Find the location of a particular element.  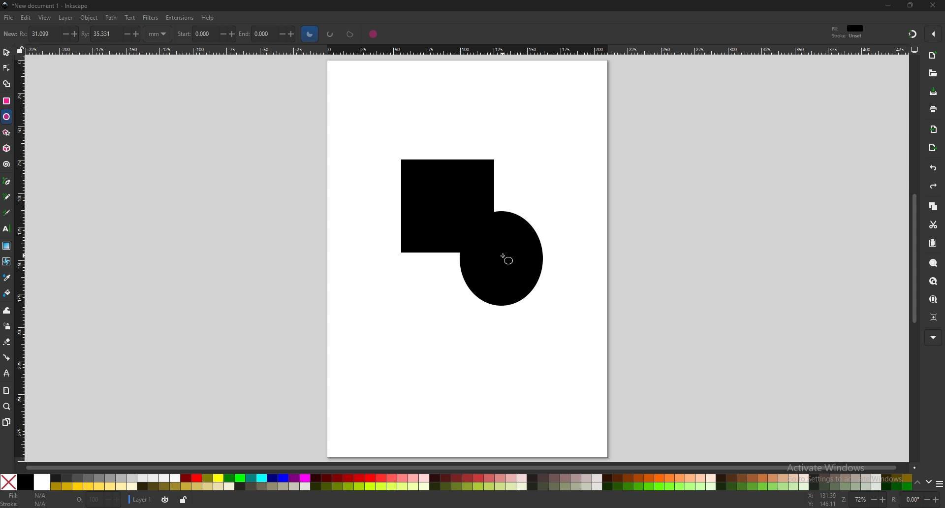

connector is located at coordinates (7, 357).